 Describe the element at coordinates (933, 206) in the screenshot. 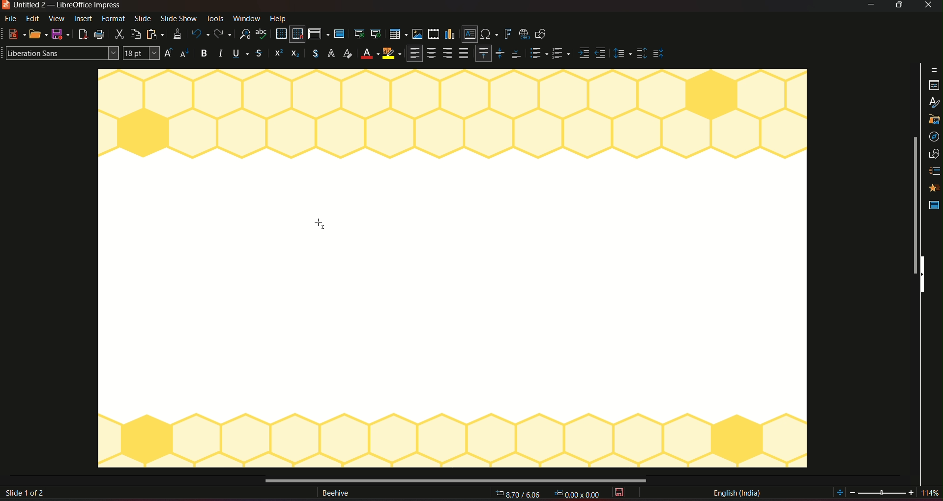

I see `Master slide` at that location.